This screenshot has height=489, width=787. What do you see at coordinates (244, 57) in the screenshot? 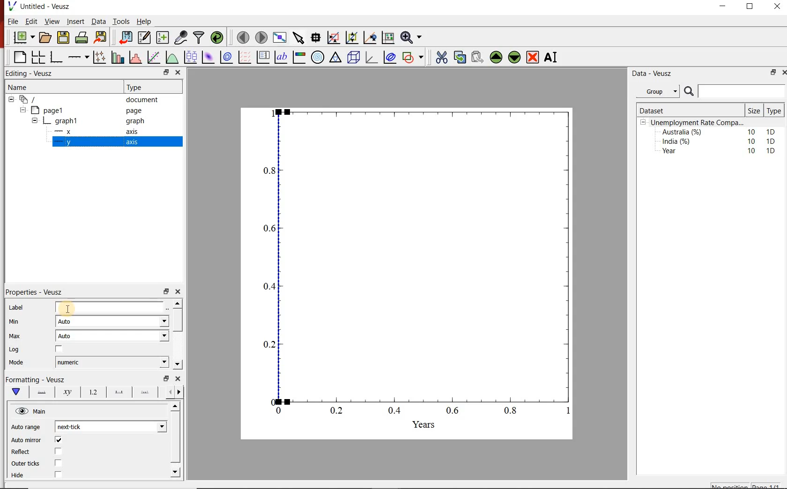
I see `plot vector field` at bounding box center [244, 57].